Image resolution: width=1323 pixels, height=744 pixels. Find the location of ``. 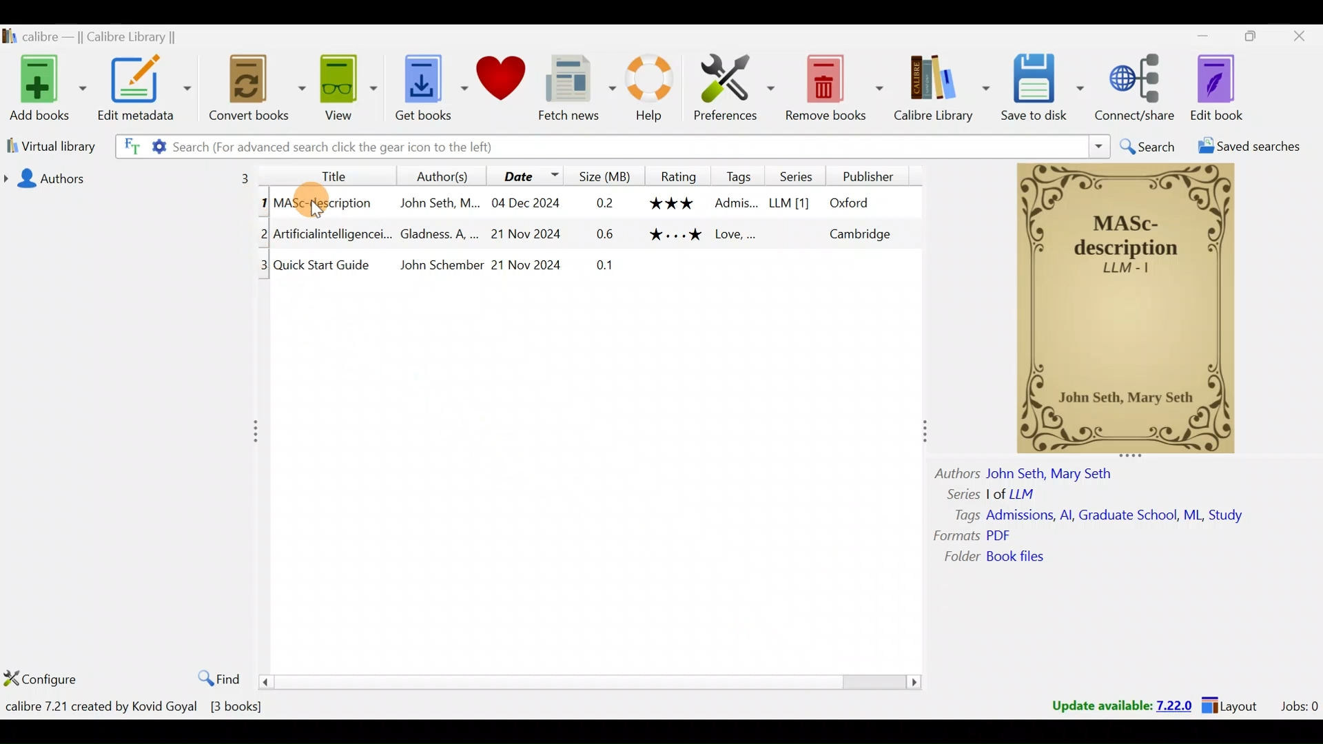

 is located at coordinates (263, 205).